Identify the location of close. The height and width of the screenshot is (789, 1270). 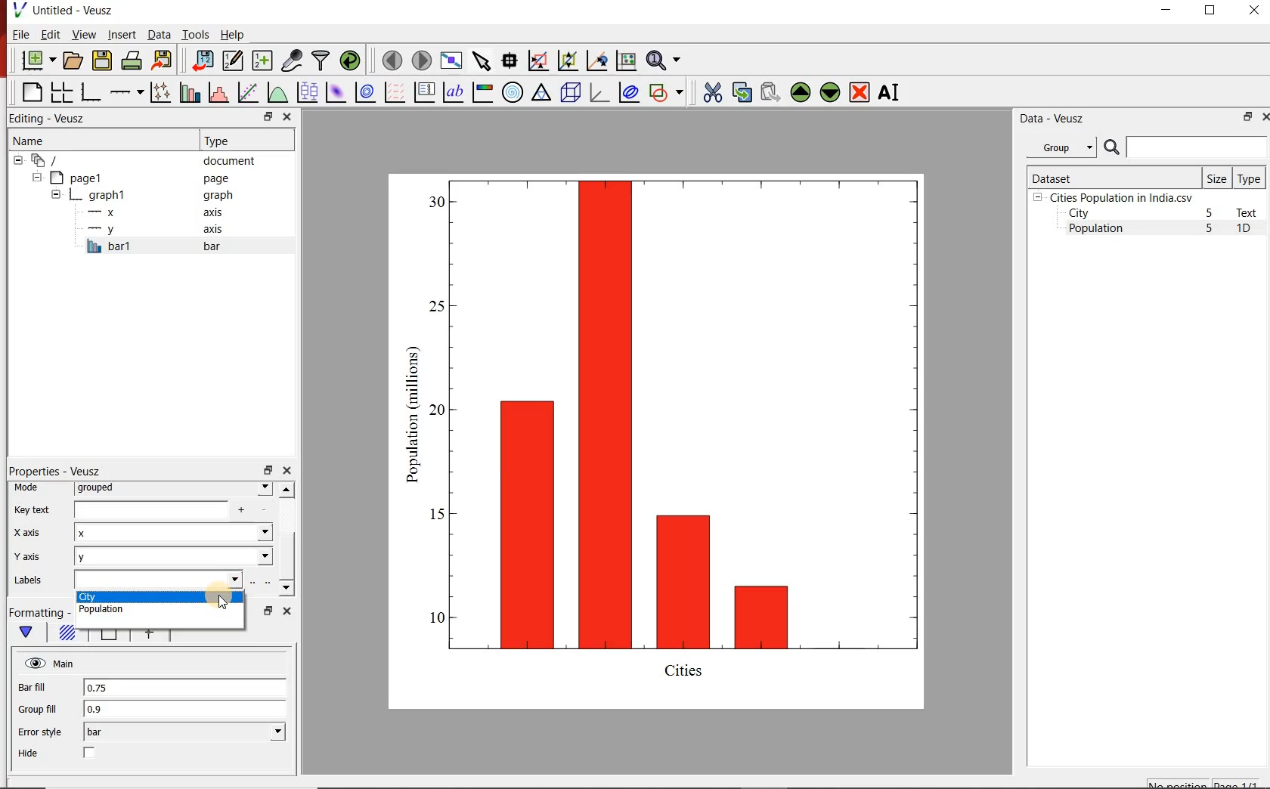
(287, 471).